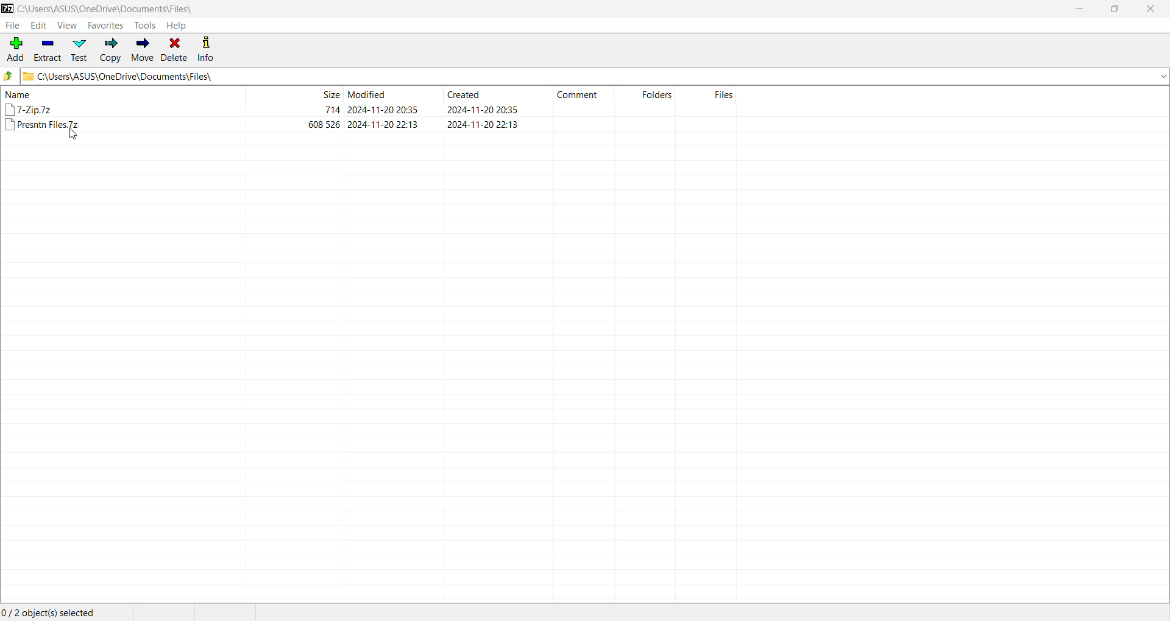  Describe the element at coordinates (29, 109) in the screenshot. I see `file` at that location.